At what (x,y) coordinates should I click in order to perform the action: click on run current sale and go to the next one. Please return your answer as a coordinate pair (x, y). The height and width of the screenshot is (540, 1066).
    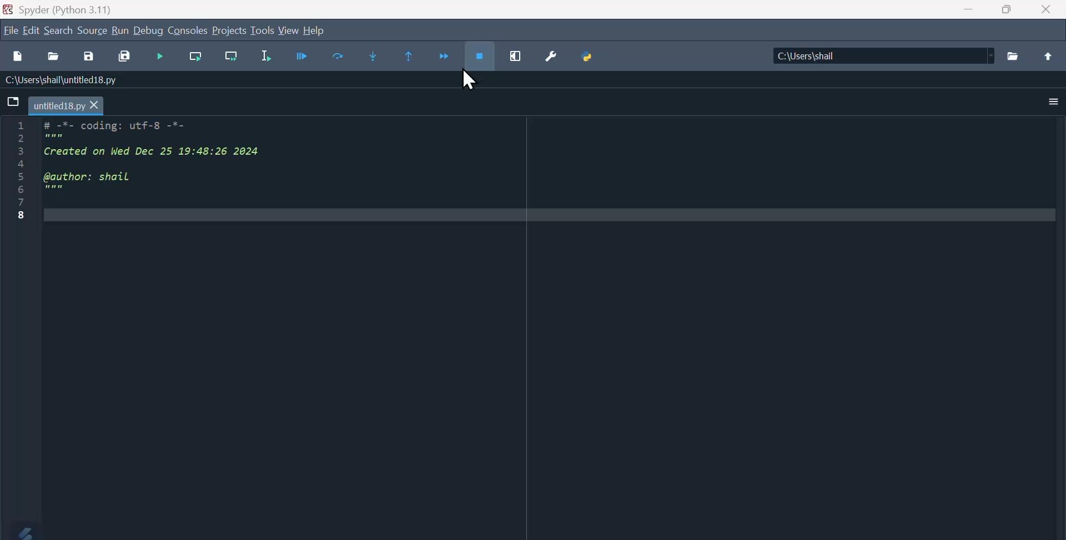
    Looking at the image, I should click on (233, 55).